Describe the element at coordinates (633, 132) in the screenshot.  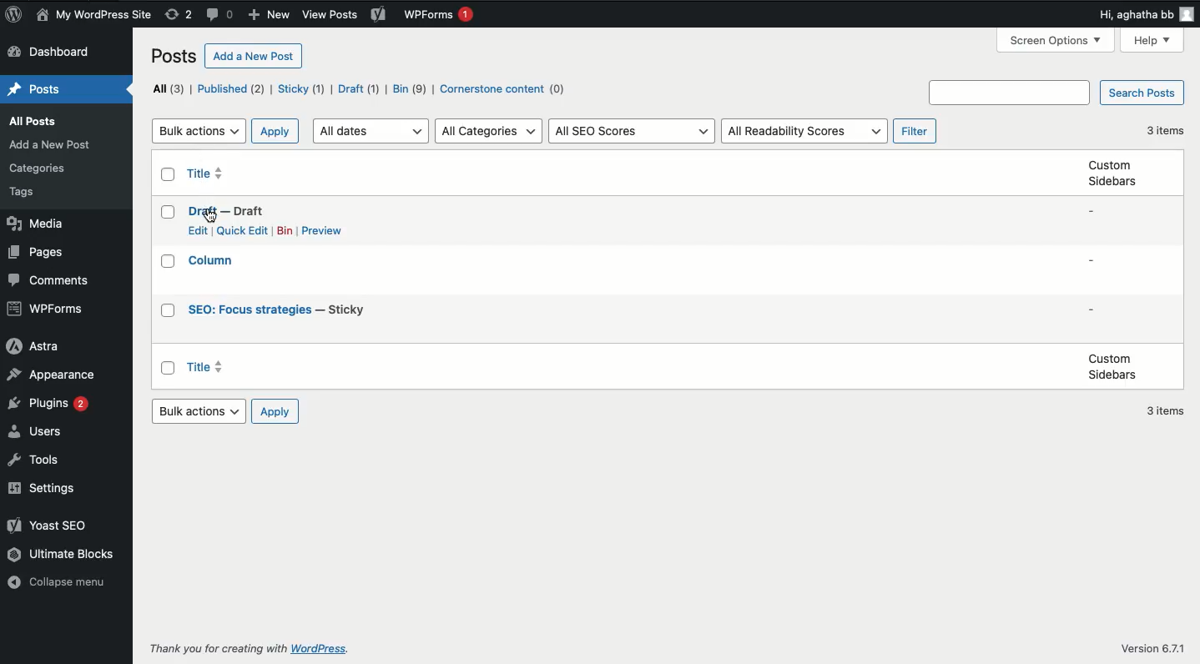
I see `All SEO scores` at that location.